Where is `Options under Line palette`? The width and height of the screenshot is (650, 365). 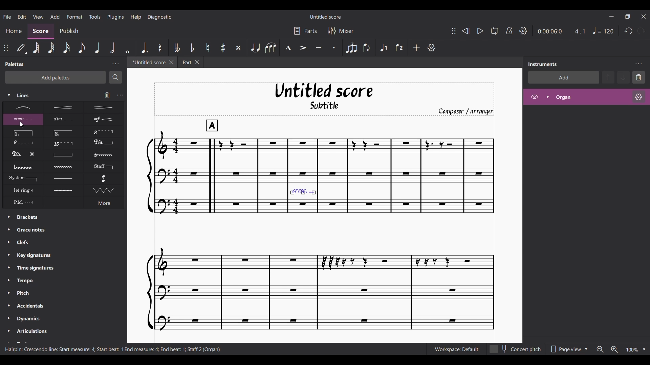
Options under Line palette is located at coordinates (63, 155).